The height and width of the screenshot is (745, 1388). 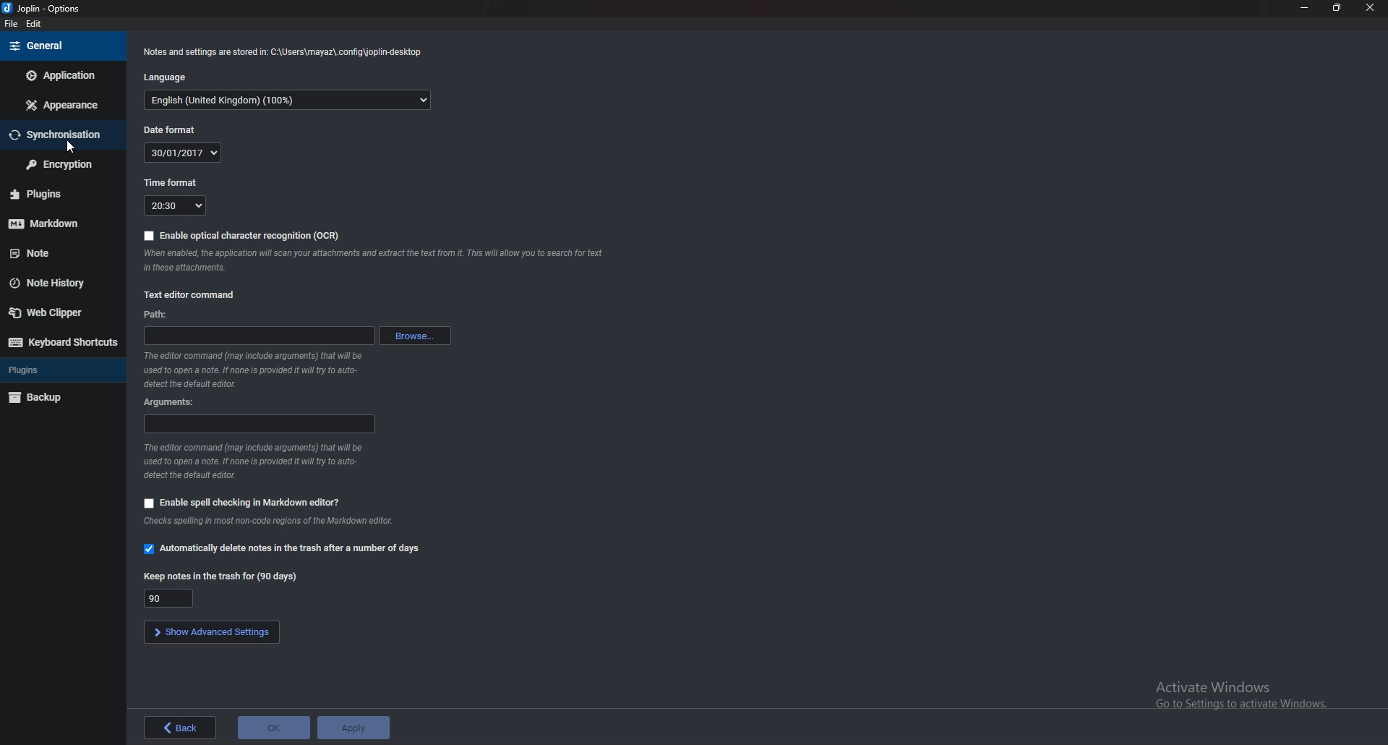 I want to click on data format, so click(x=168, y=130).